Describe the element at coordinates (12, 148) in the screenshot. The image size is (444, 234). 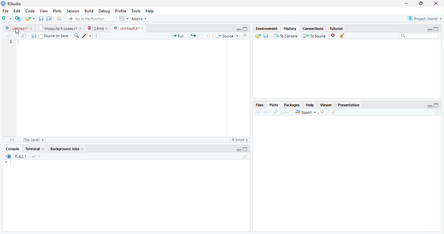
I see `Console` at that location.